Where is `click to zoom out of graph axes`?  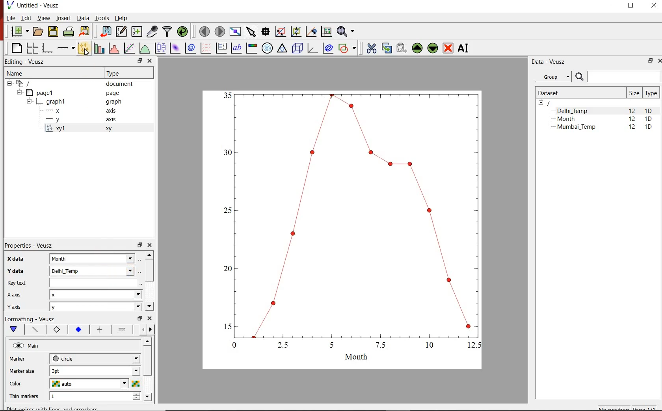
click to zoom out of graph axes is located at coordinates (296, 32).